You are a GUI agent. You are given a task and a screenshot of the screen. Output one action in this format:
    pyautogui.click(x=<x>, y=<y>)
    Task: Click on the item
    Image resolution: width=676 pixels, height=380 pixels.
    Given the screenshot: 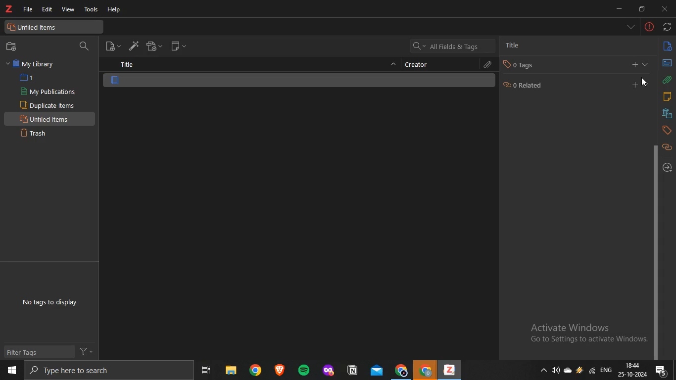 What is the action you would take?
    pyautogui.click(x=299, y=82)
    